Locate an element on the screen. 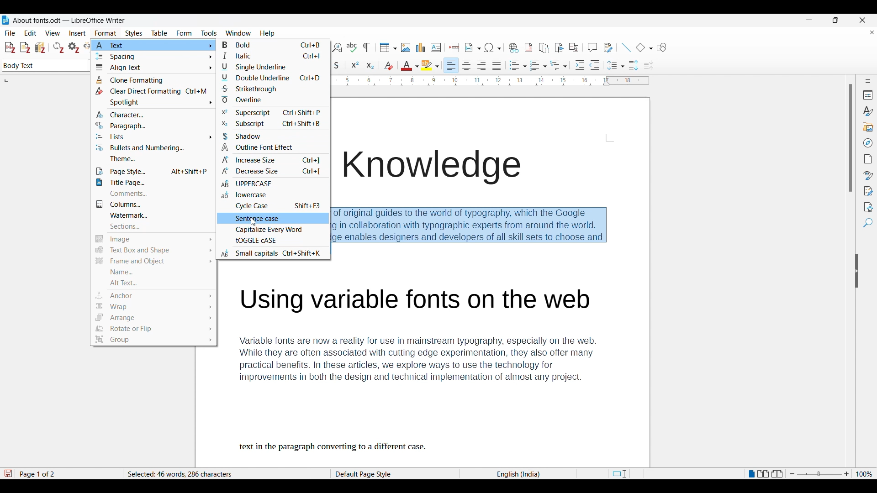 The image size is (877, 493). Paragraph alignment options is located at coordinates (473, 65).